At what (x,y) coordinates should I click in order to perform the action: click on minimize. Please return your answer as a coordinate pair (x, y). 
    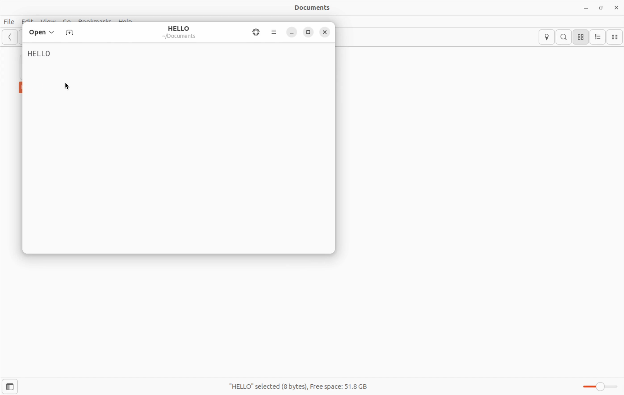
    Looking at the image, I should click on (292, 32).